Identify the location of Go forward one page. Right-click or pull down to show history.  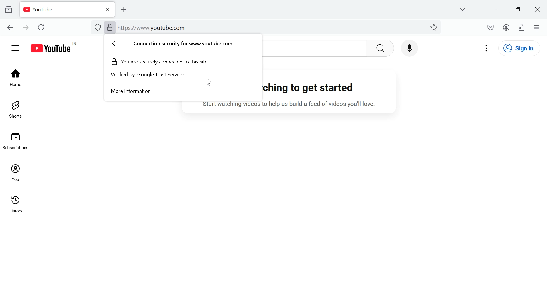
(25, 27).